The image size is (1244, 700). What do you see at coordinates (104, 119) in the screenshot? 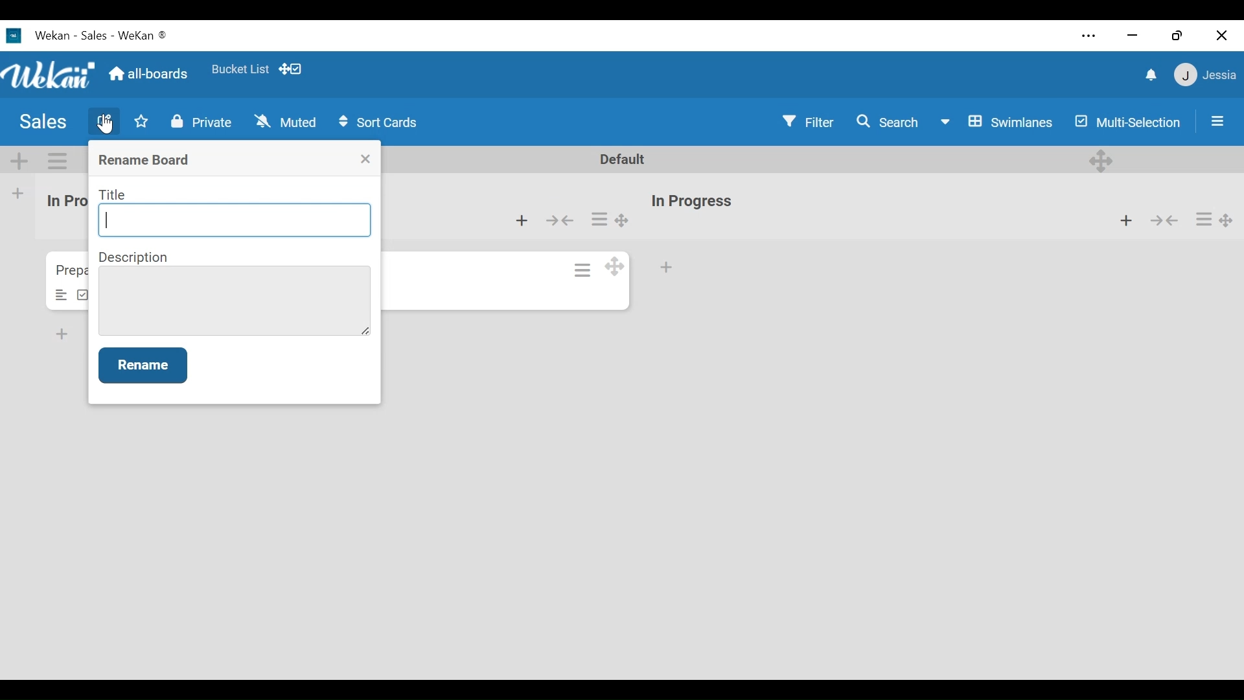
I see `Edit` at bounding box center [104, 119].